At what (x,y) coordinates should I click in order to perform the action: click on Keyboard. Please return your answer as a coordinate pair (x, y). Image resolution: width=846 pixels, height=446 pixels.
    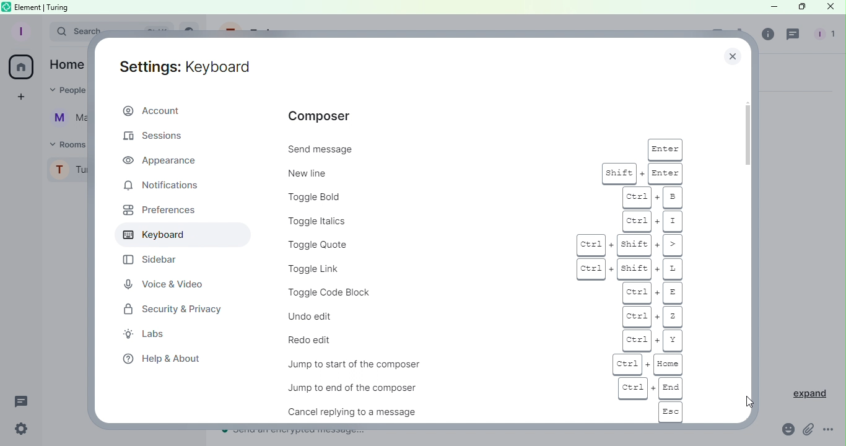
    Looking at the image, I should click on (177, 236).